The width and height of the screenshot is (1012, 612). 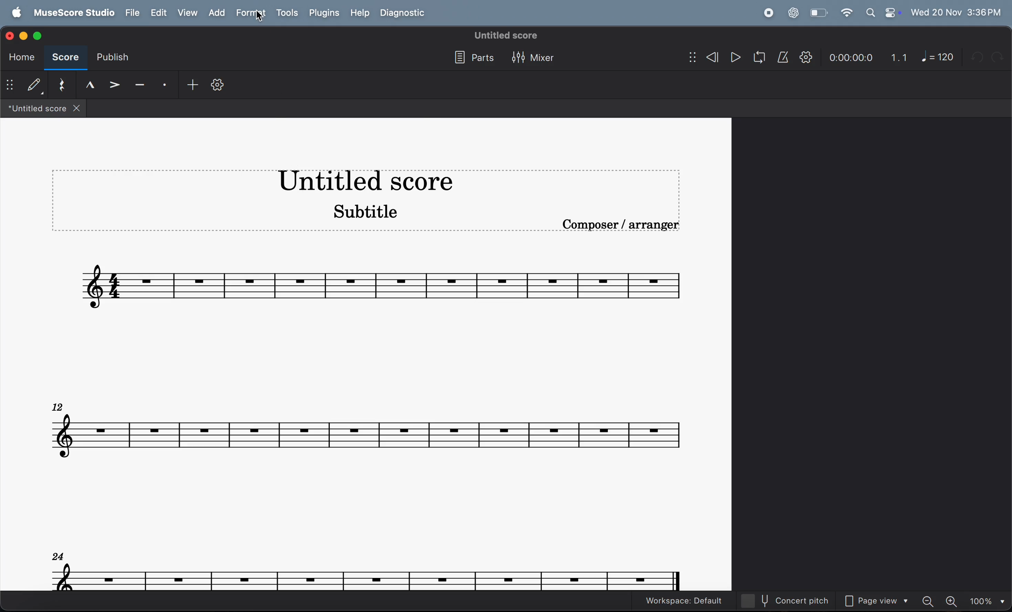 What do you see at coordinates (62, 85) in the screenshot?
I see `reset` at bounding box center [62, 85].